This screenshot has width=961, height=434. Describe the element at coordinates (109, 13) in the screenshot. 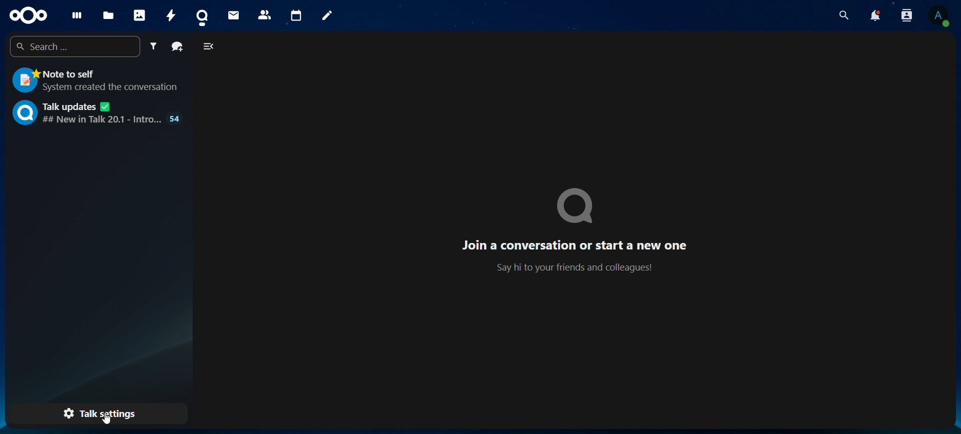

I see `files` at that location.